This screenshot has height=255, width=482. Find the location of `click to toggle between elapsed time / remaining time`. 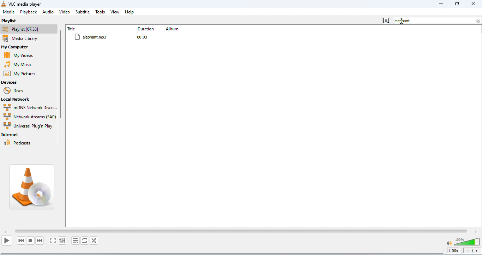

click to toggle between elapsed time / remaining time is located at coordinates (472, 251).